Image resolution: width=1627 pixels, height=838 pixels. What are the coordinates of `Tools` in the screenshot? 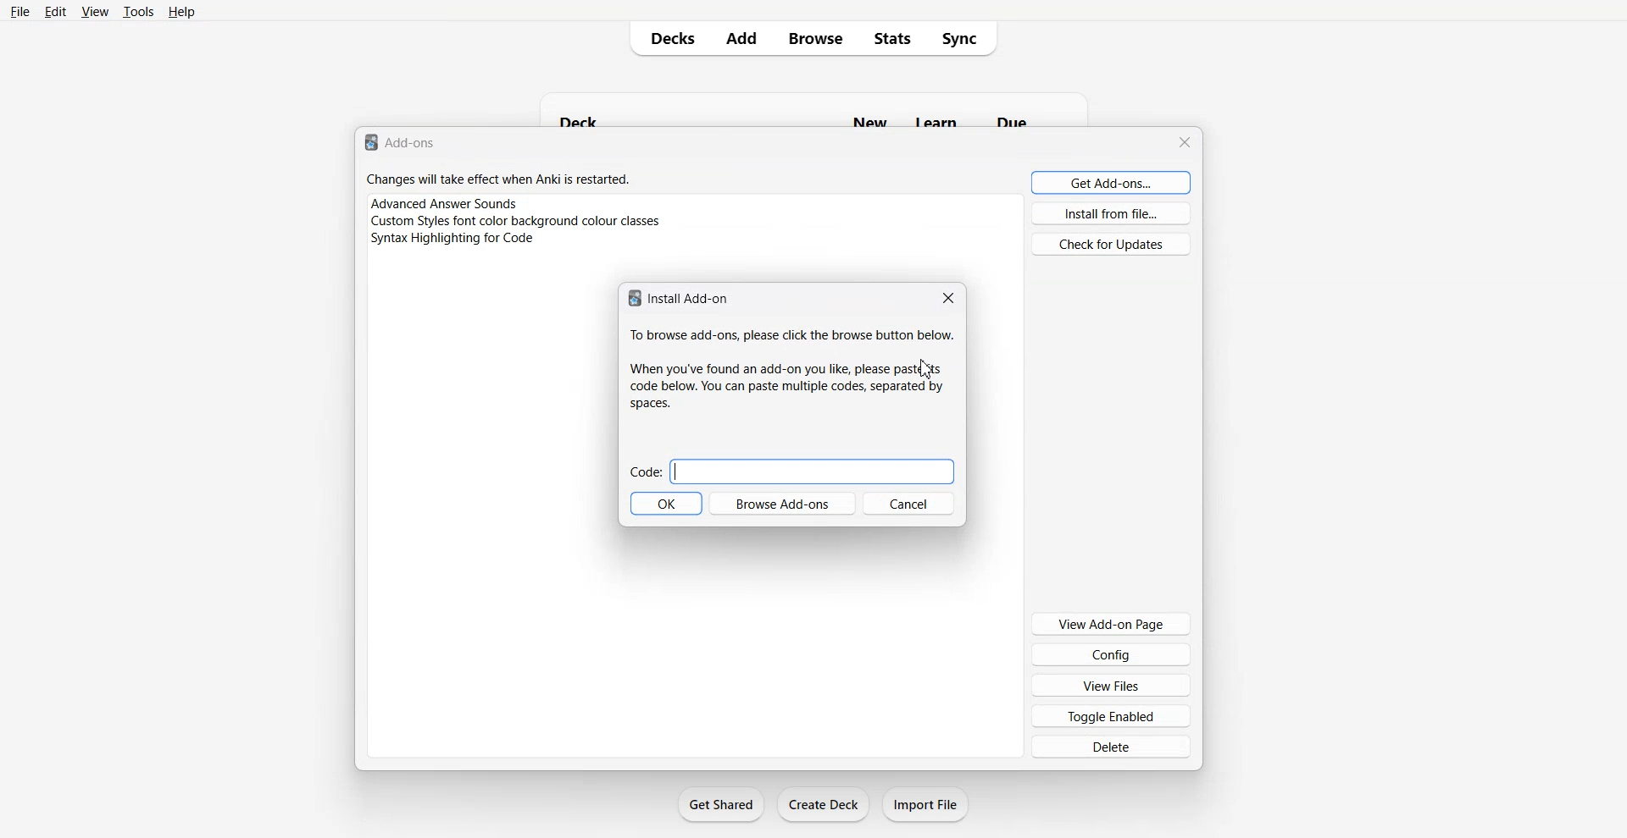 It's located at (138, 11).